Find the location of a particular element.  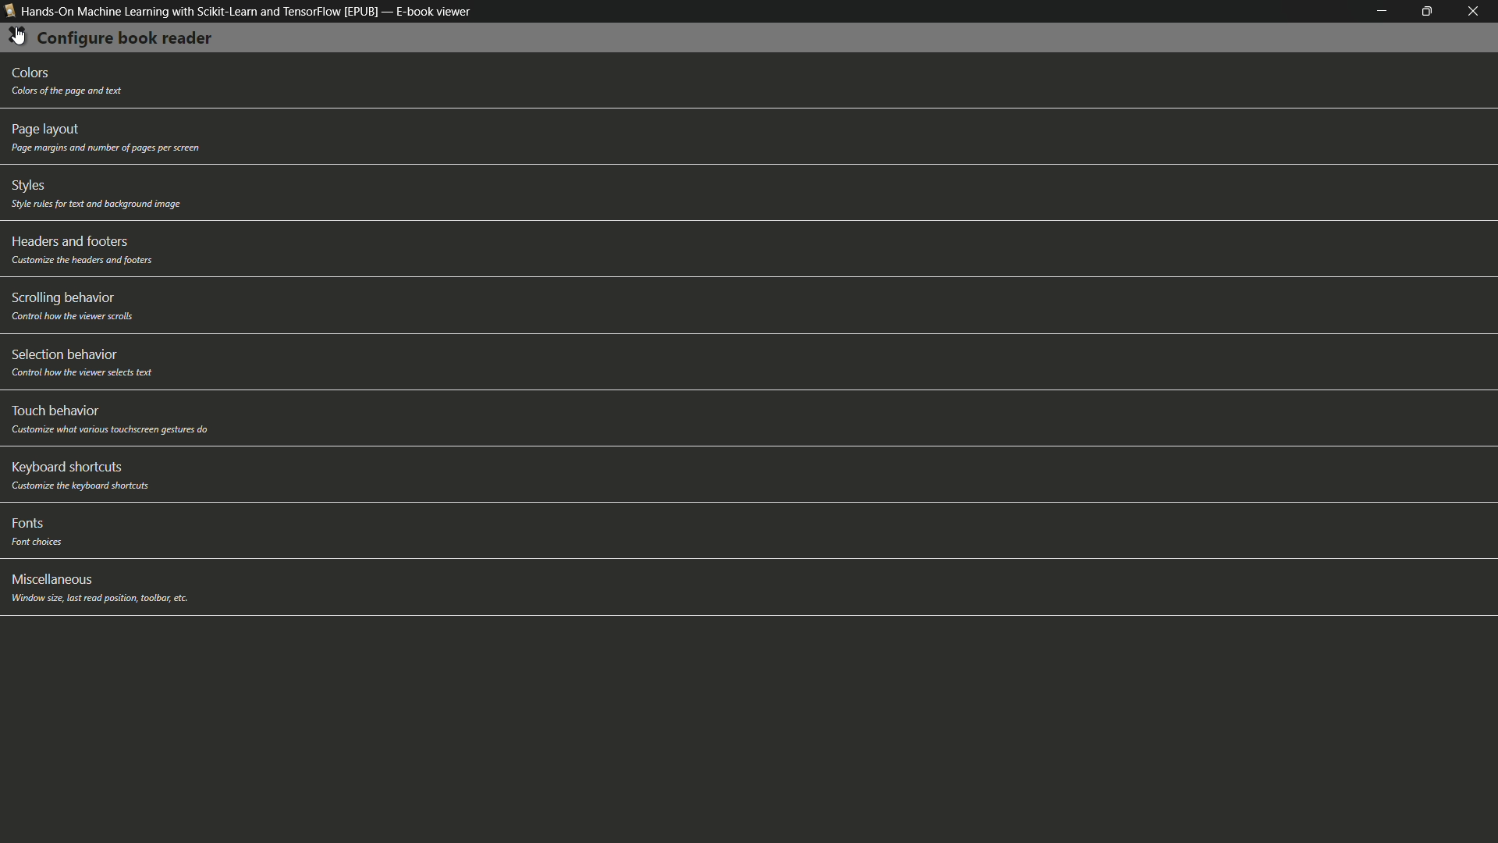

minimize is located at coordinates (1382, 11).